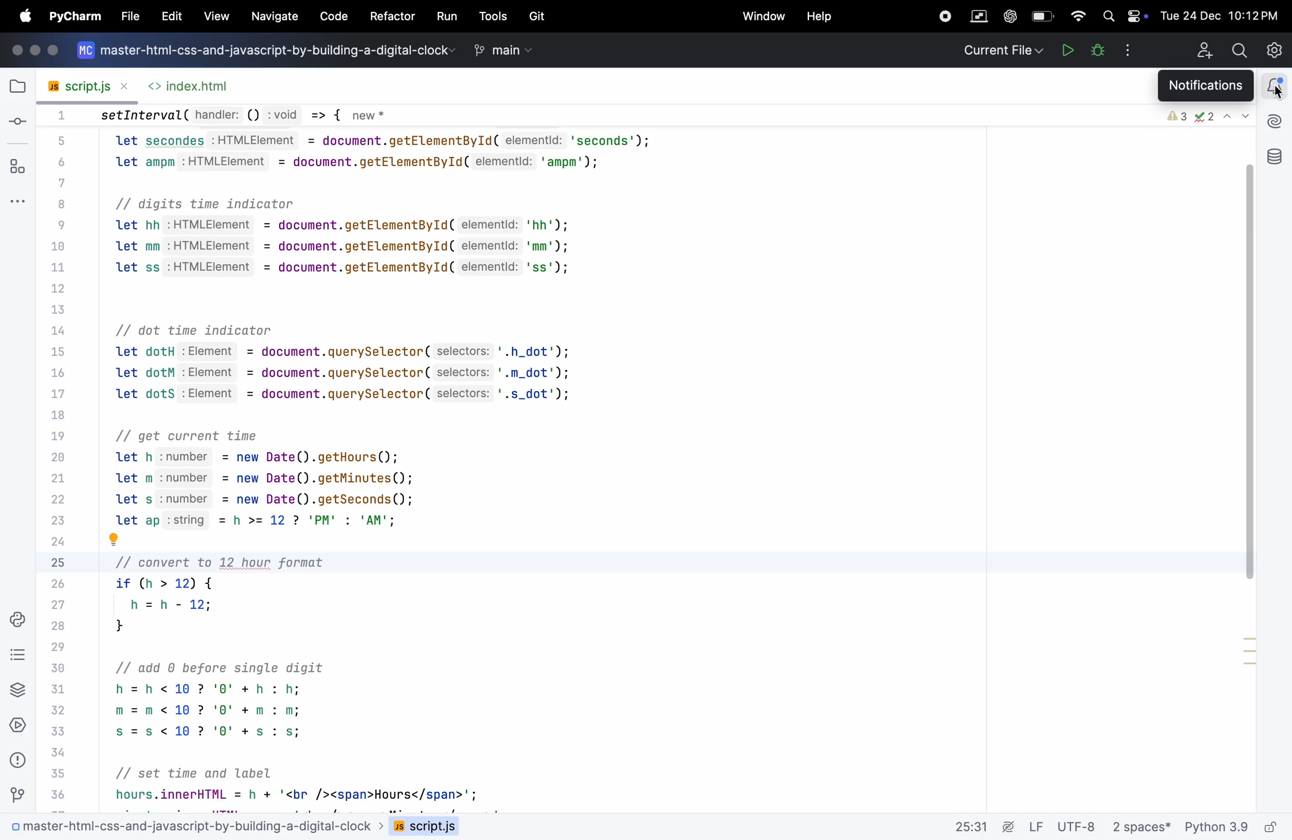  I want to click on scroll, so click(1250, 376).